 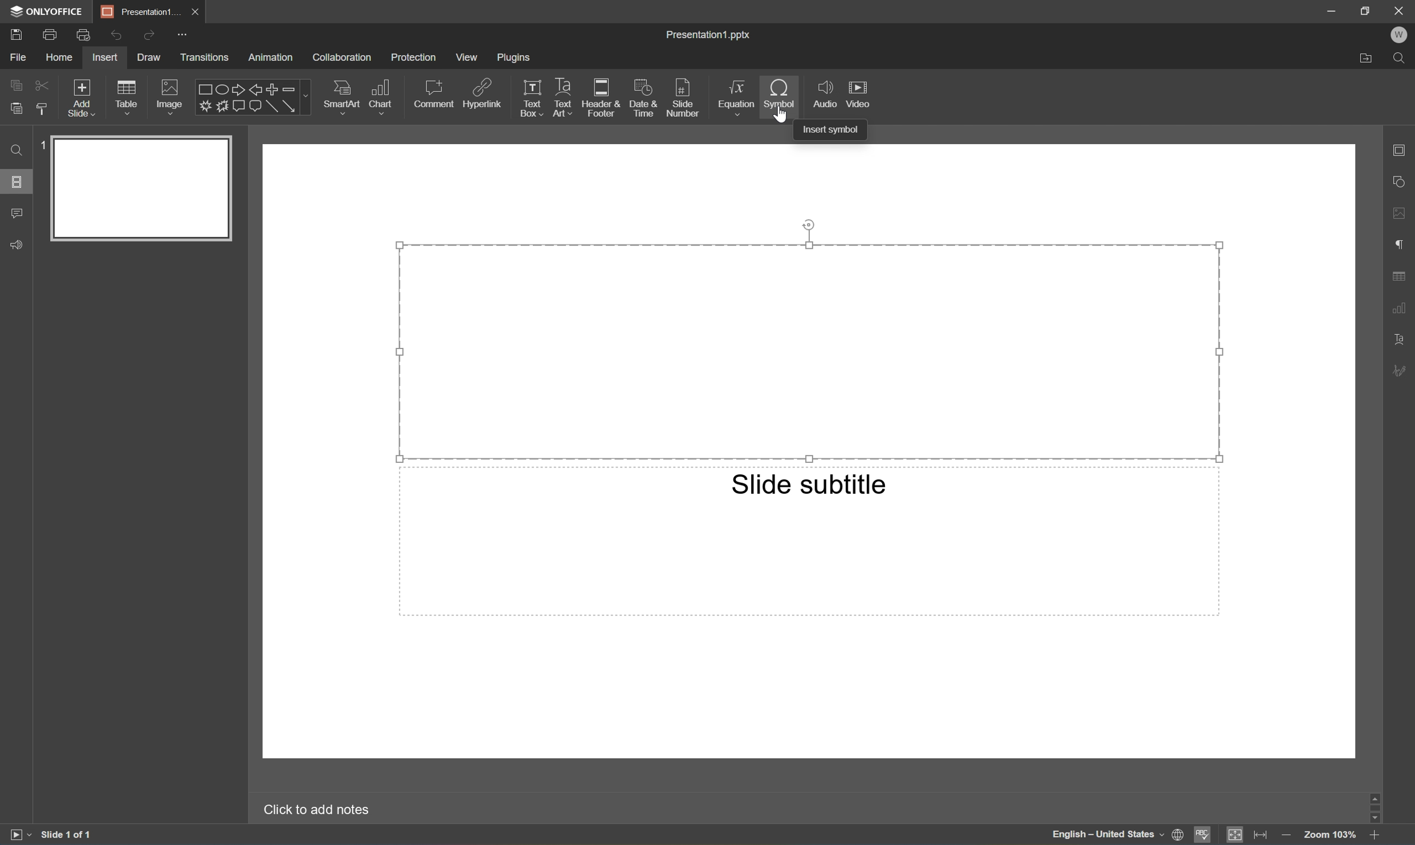 What do you see at coordinates (344, 96) in the screenshot?
I see `SmartArt` at bounding box center [344, 96].